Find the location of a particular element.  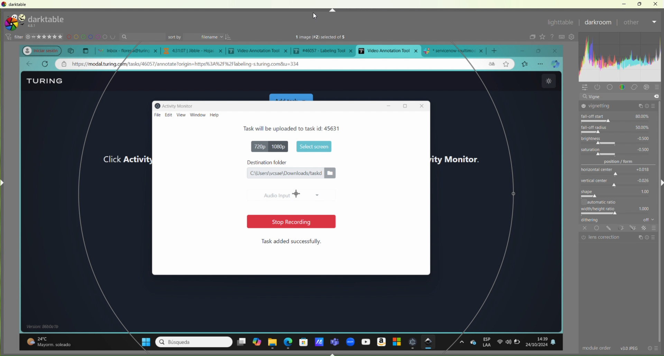

wifi is located at coordinates (499, 344).